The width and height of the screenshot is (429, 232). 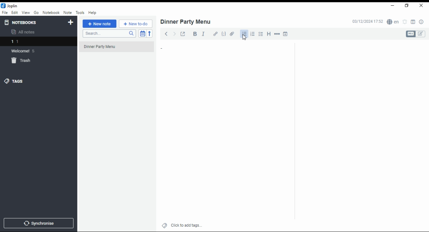 I want to click on tags, so click(x=18, y=81).